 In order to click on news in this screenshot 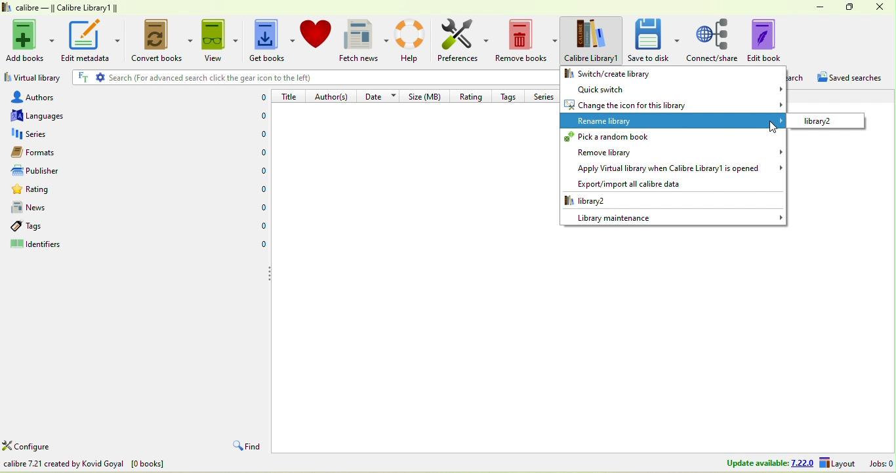, I will do `click(55, 208)`.